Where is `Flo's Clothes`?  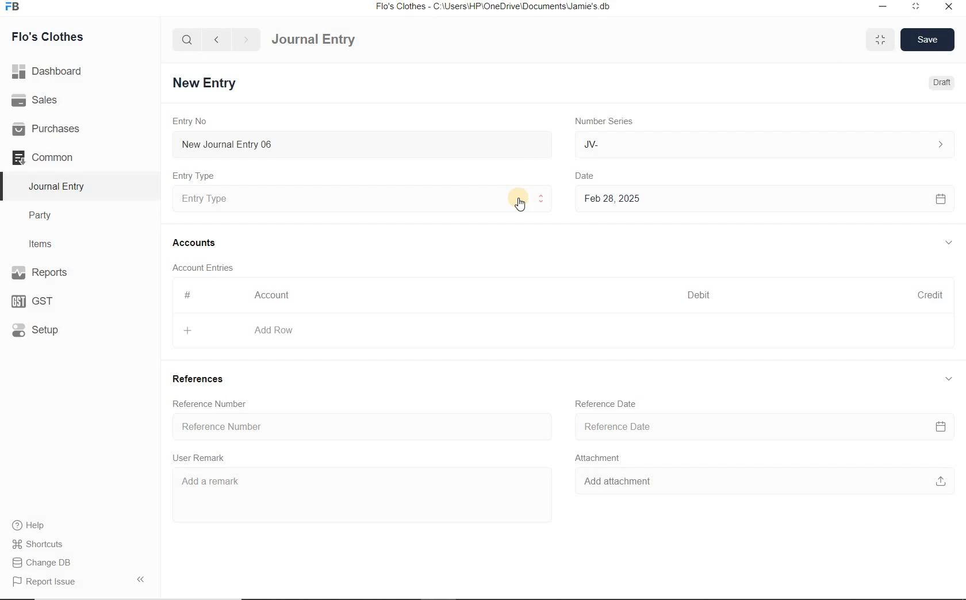 Flo's Clothes is located at coordinates (56, 37).